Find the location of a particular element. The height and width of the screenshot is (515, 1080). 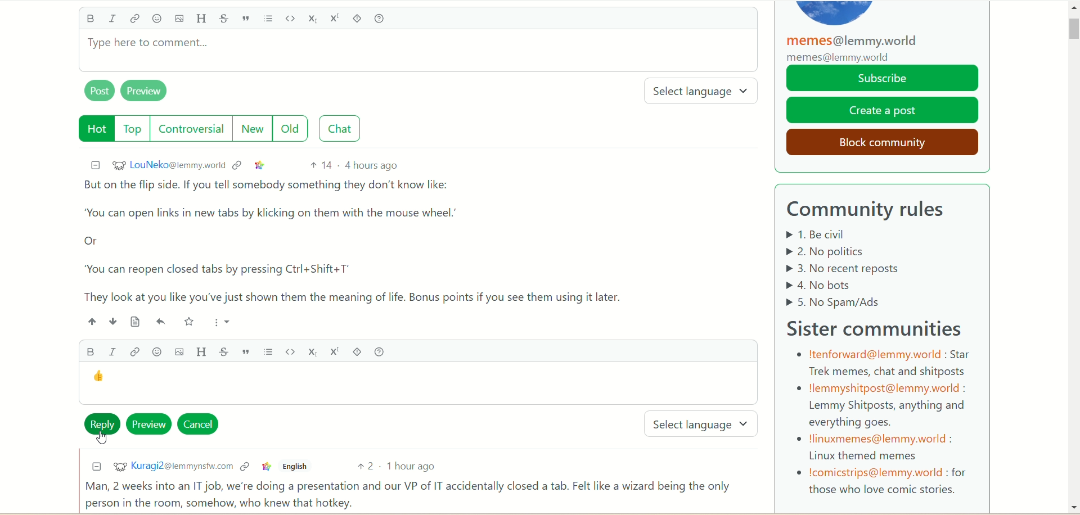

image is located at coordinates (178, 20).